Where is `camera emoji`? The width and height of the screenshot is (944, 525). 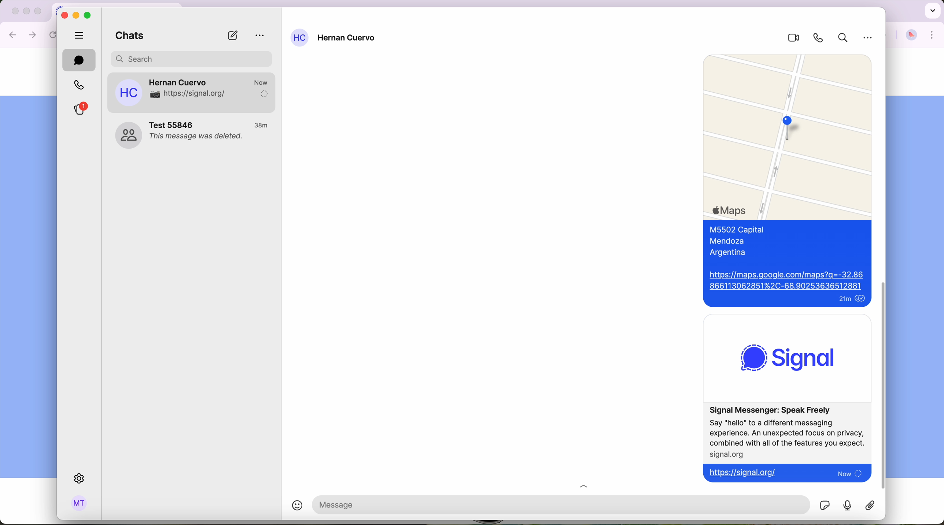 camera emoji is located at coordinates (154, 94).